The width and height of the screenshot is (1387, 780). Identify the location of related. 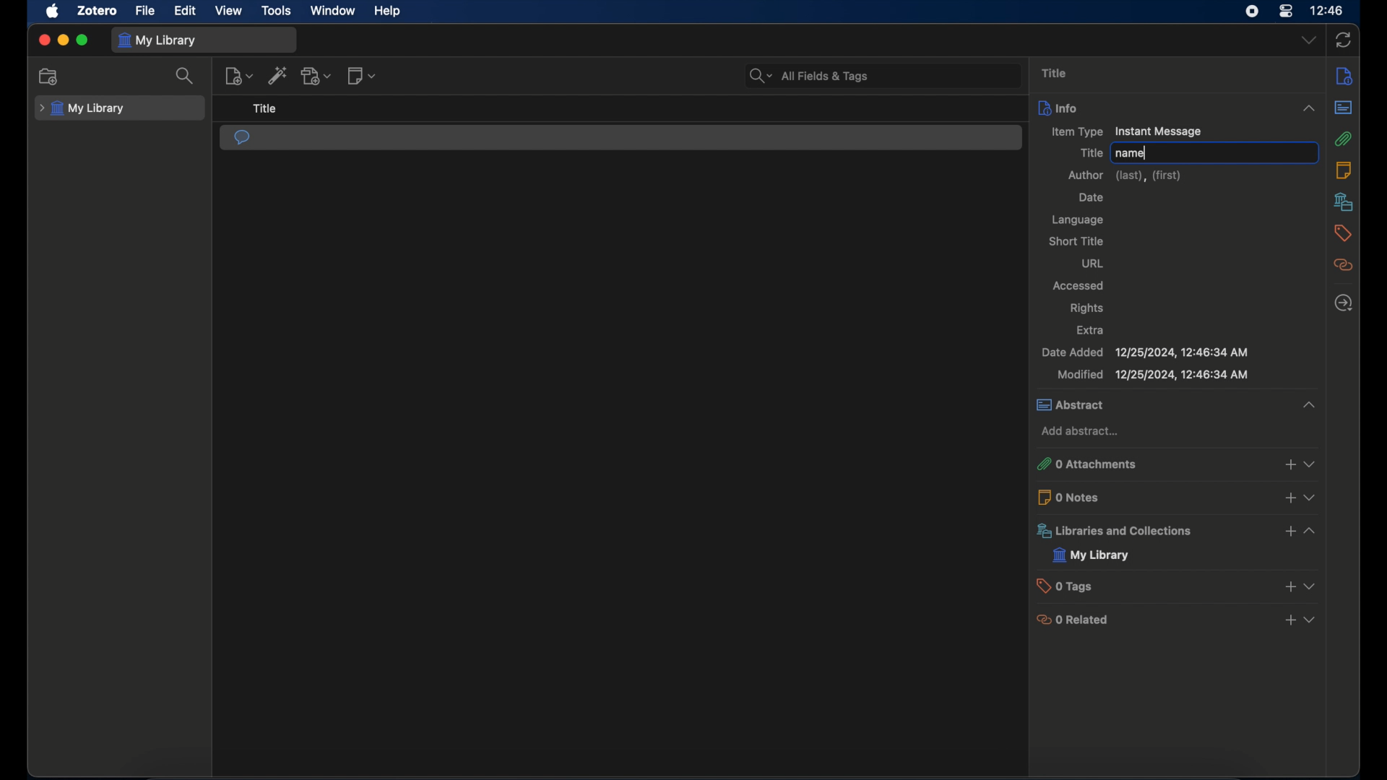
(1344, 265).